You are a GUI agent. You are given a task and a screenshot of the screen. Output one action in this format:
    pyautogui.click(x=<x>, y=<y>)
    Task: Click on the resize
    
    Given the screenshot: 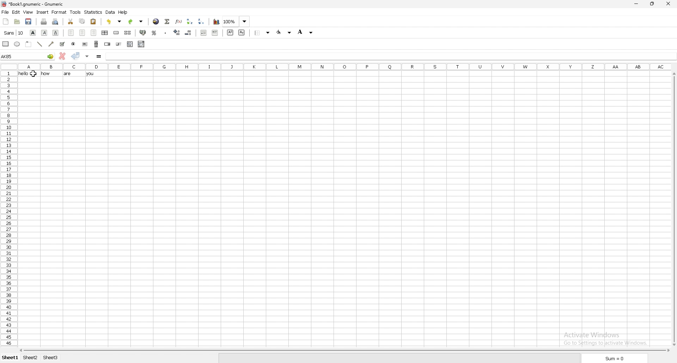 What is the action you would take?
    pyautogui.click(x=653, y=4)
    